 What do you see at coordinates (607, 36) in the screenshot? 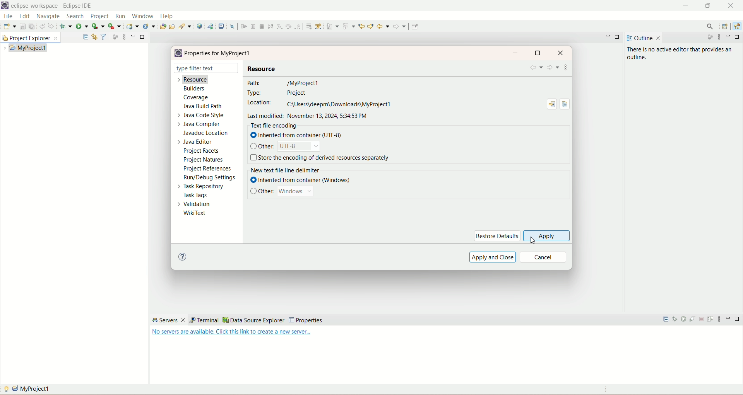
I see `minimize` at bounding box center [607, 36].